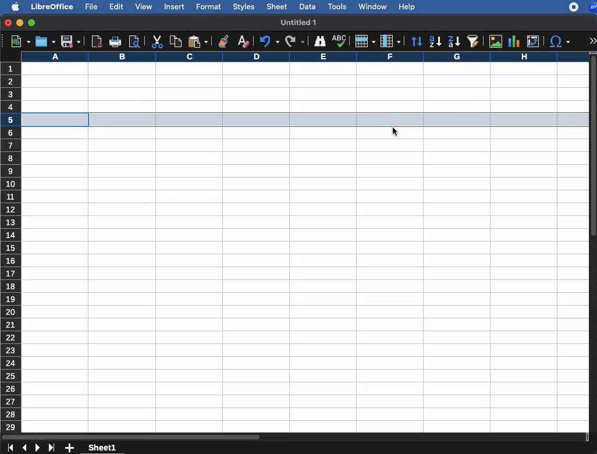  Describe the element at coordinates (307, 6) in the screenshot. I see `data` at that location.